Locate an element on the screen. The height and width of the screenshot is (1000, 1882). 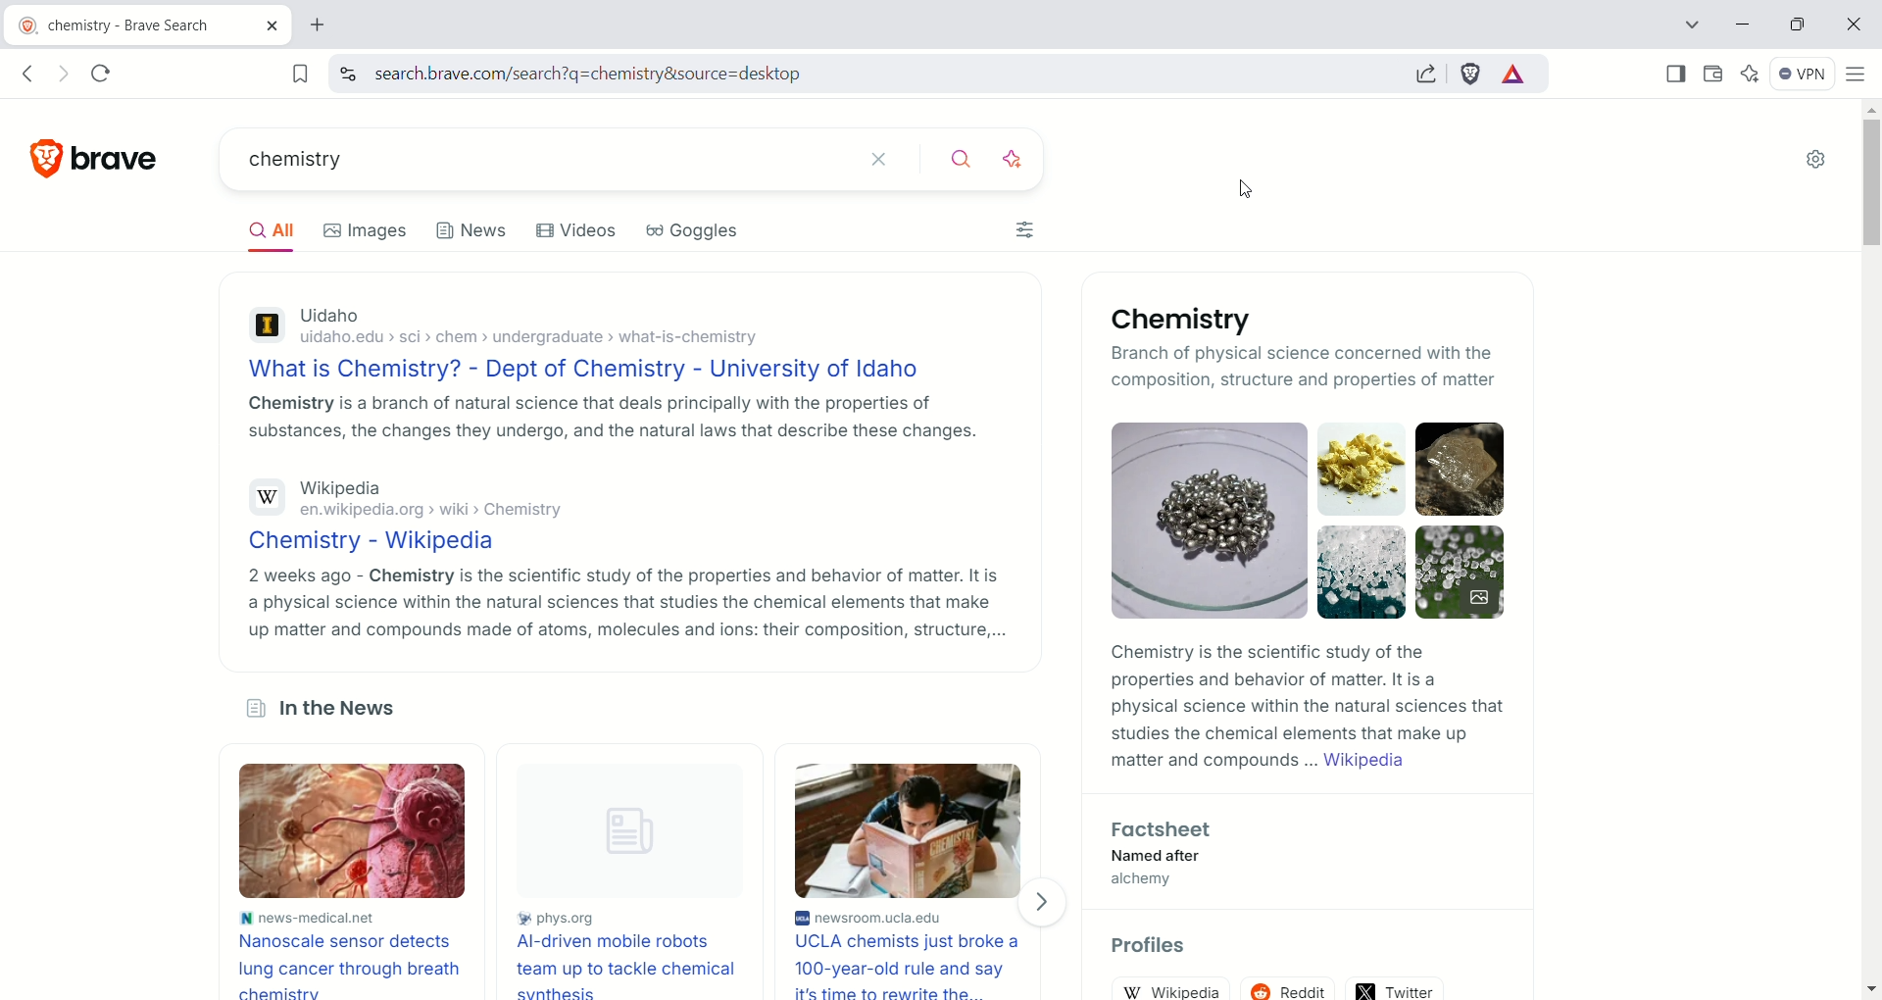
clear is located at coordinates (890, 160).